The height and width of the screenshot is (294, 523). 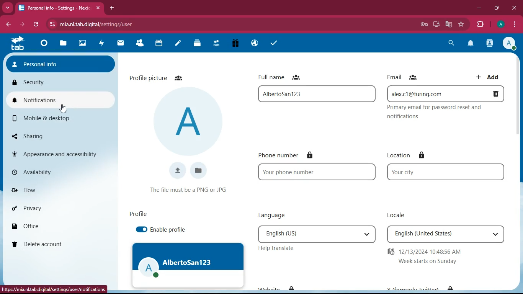 I want to click on Drop down, so click(x=8, y=8).